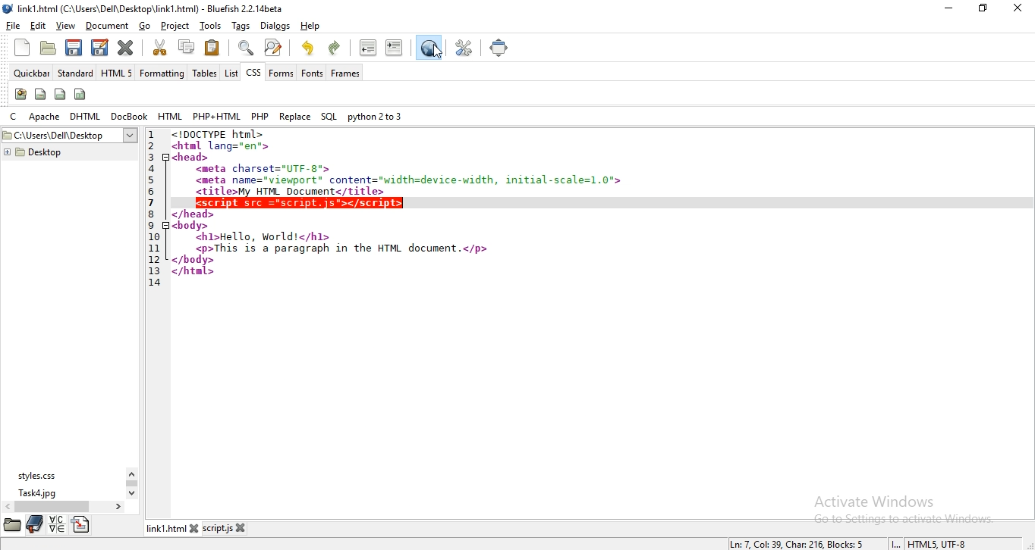 This screenshot has width=1035, height=550. I want to click on save current file, so click(73, 48).